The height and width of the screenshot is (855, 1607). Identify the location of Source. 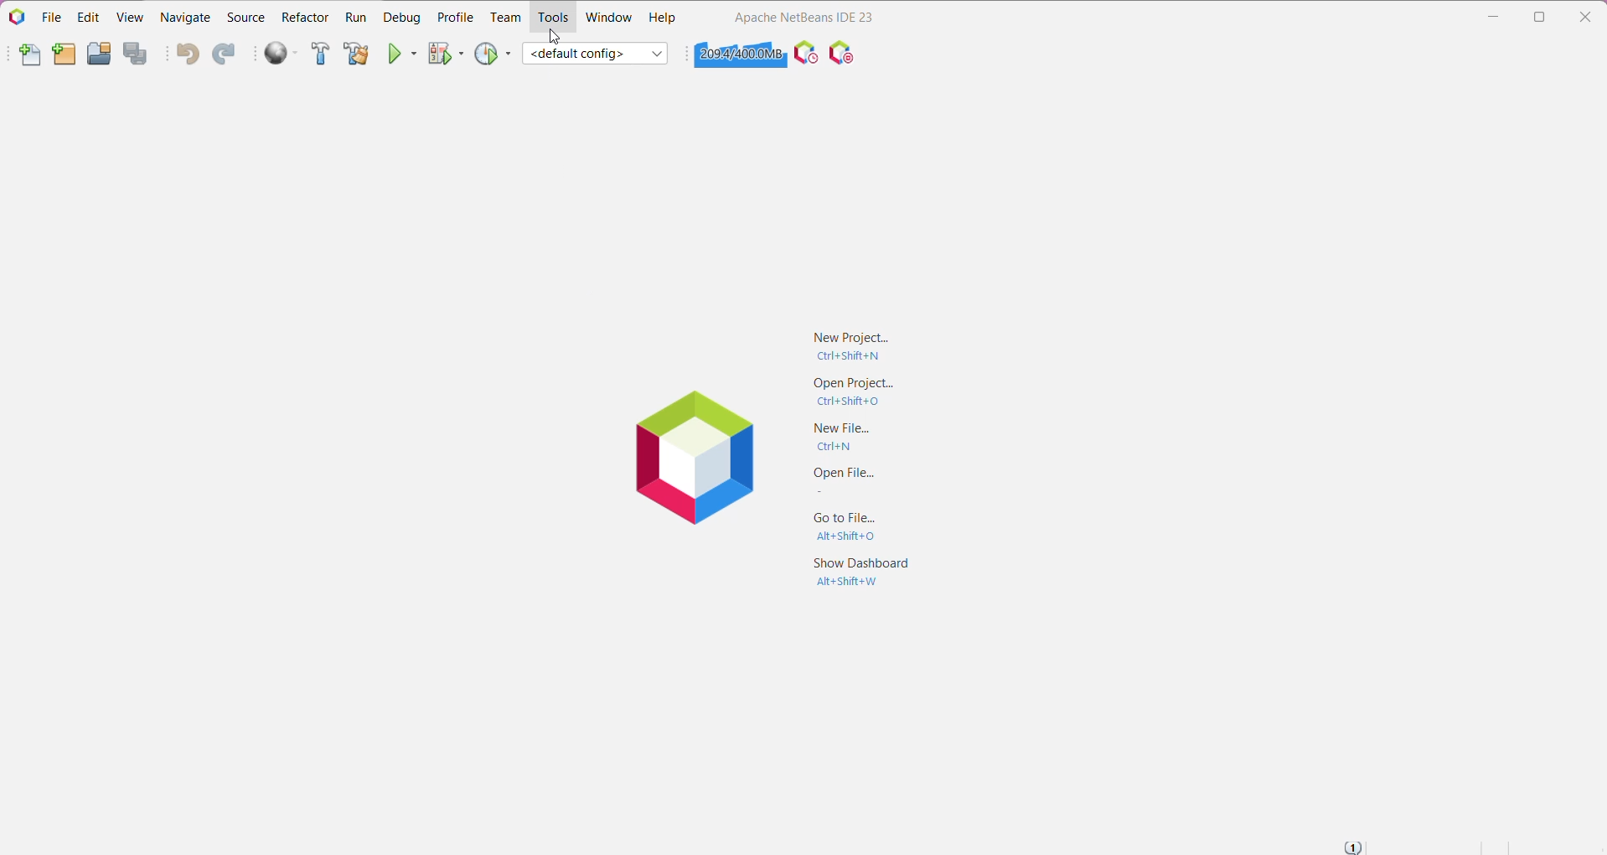
(245, 18).